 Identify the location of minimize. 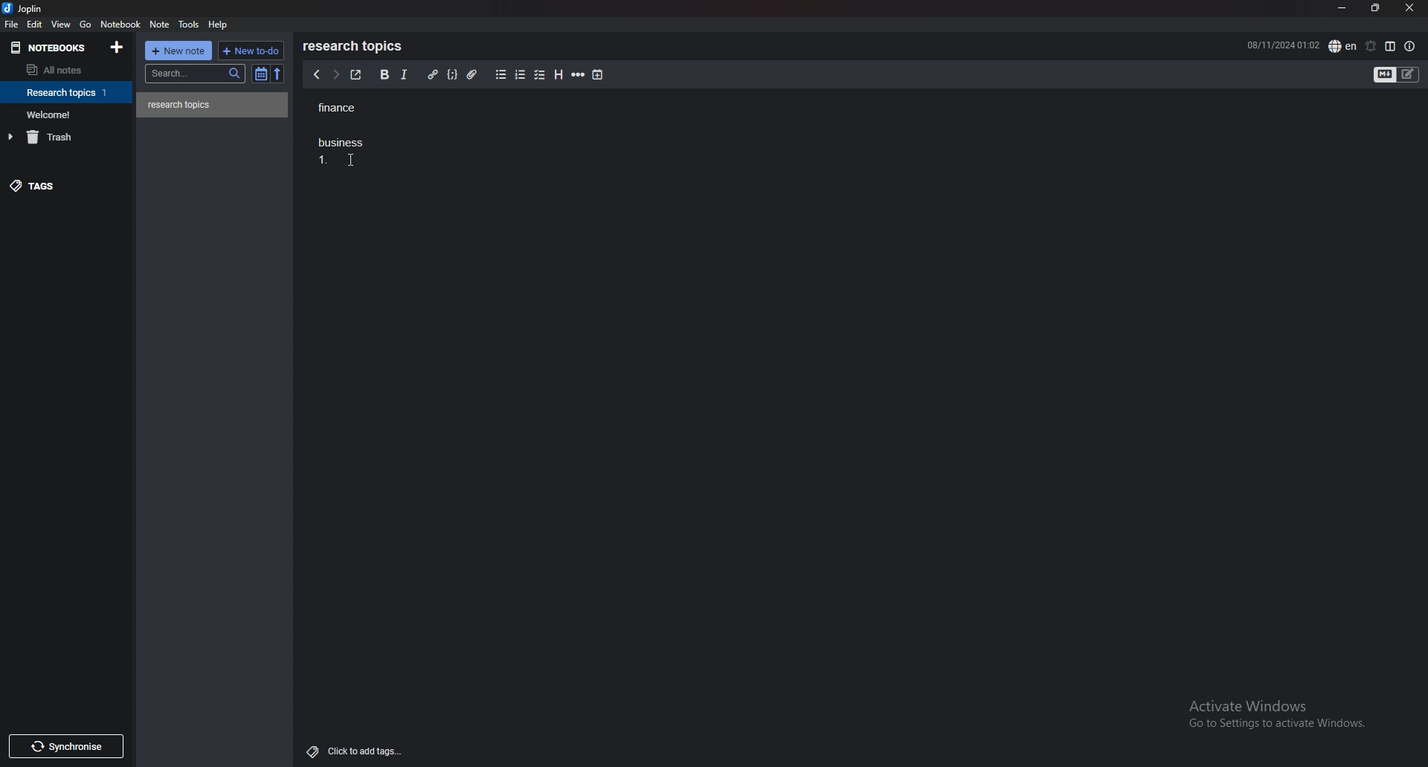
(1341, 9).